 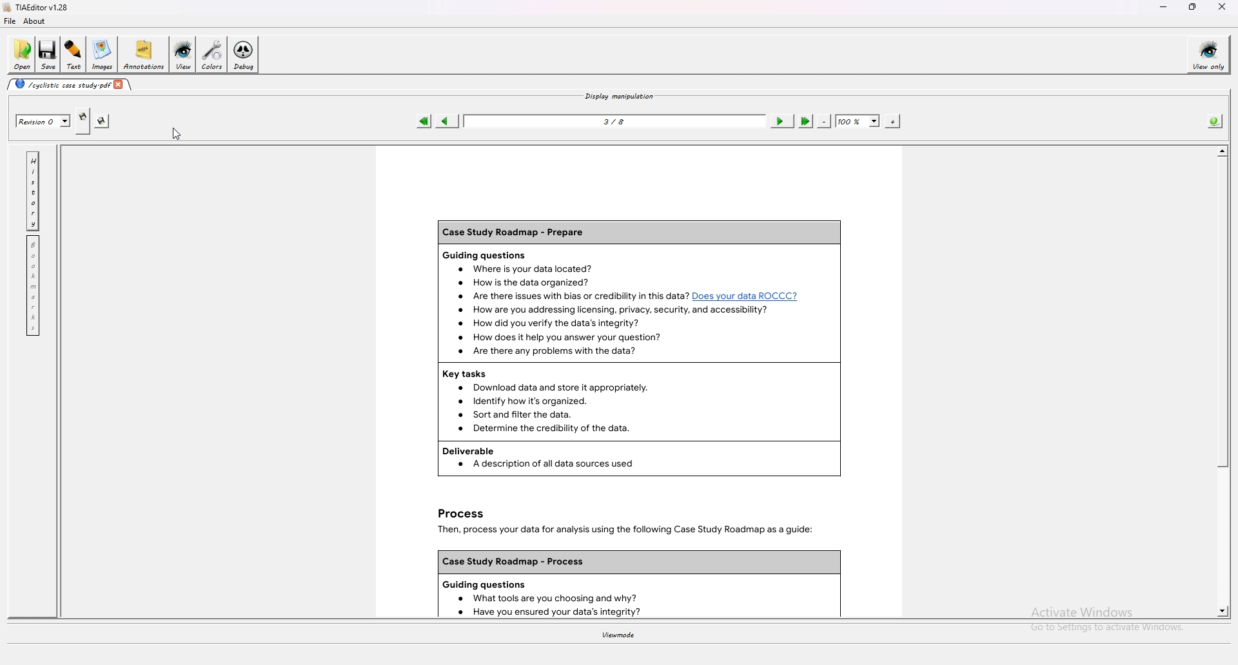 What do you see at coordinates (34, 21) in the screenshot?
I see `about` at bounding box center [34, 21].